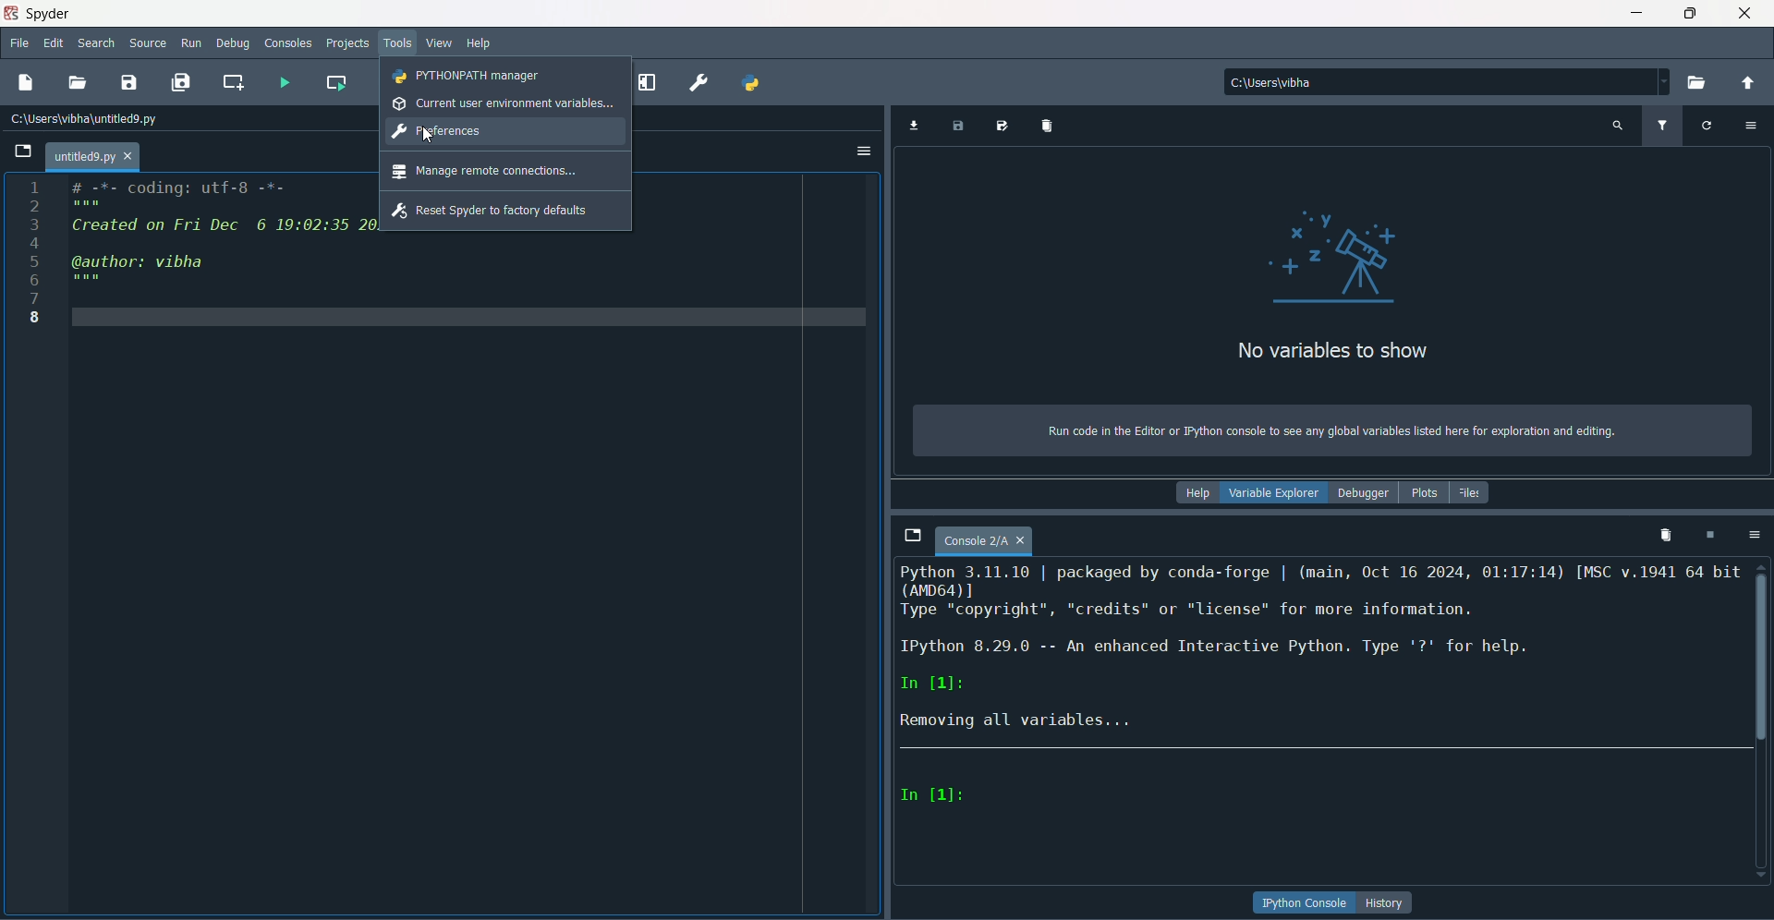  I want to click on minimize/maximize, so click(1689, 13).